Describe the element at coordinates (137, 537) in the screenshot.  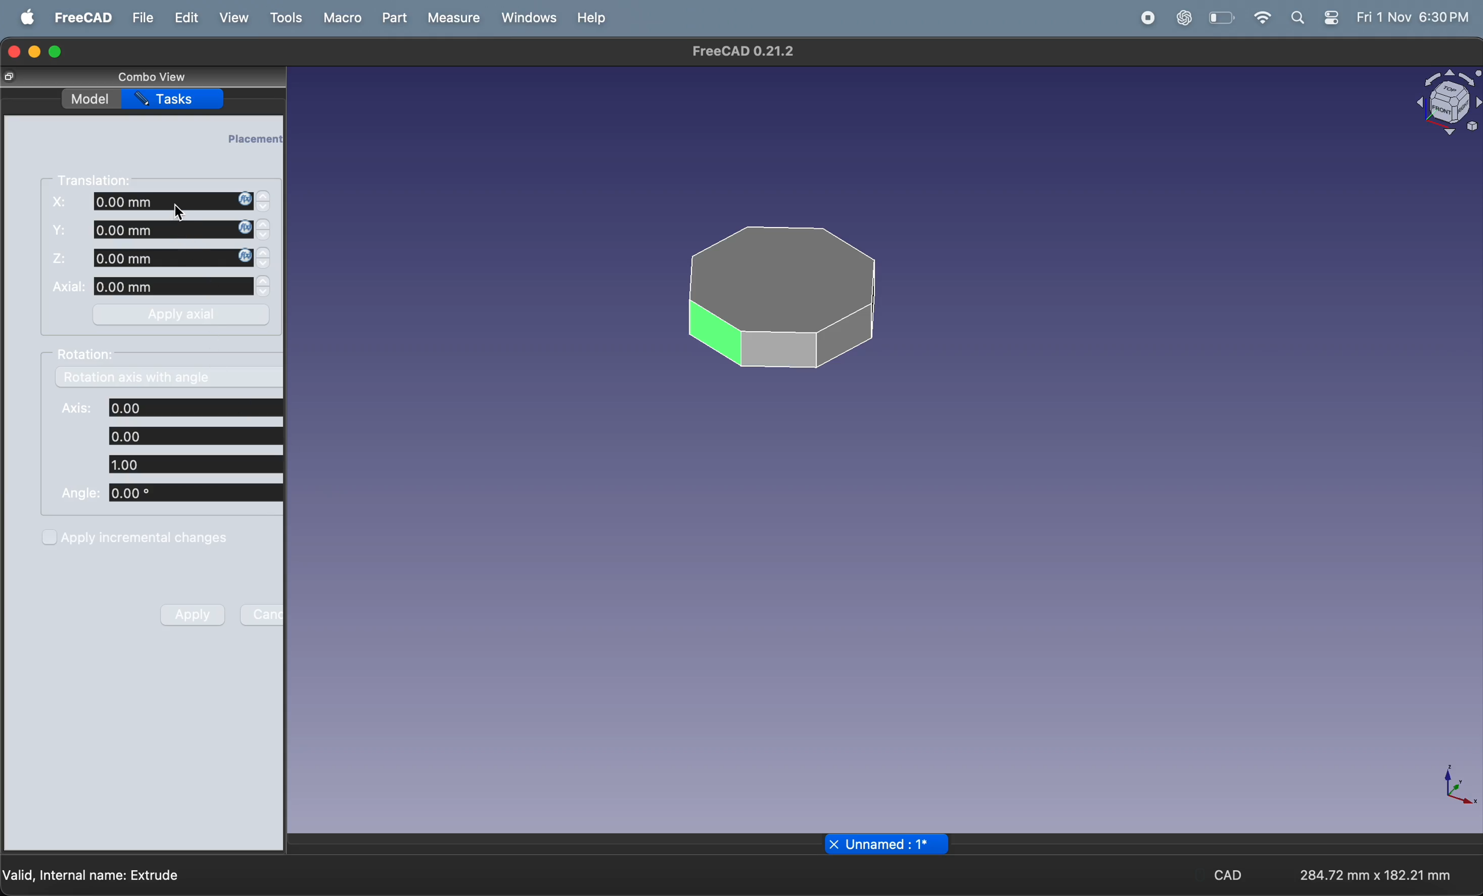
I see `Apply incremental changes` at that location.